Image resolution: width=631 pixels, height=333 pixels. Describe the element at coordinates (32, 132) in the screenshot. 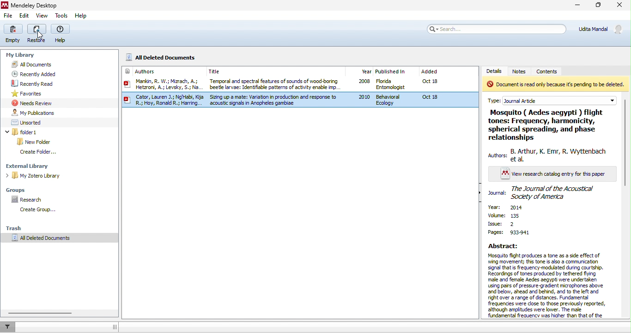

I see `folder1` at that location.